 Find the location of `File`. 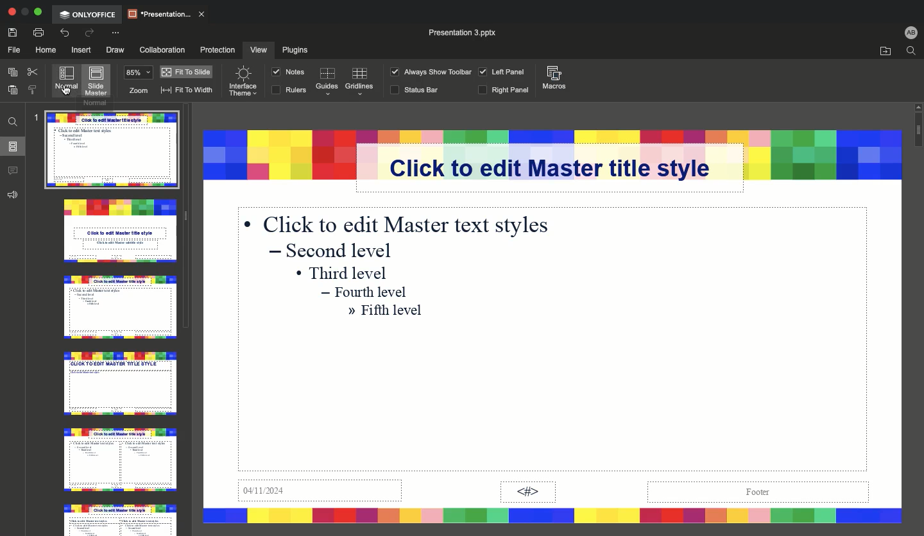

File is located at coordinates (12, 49).